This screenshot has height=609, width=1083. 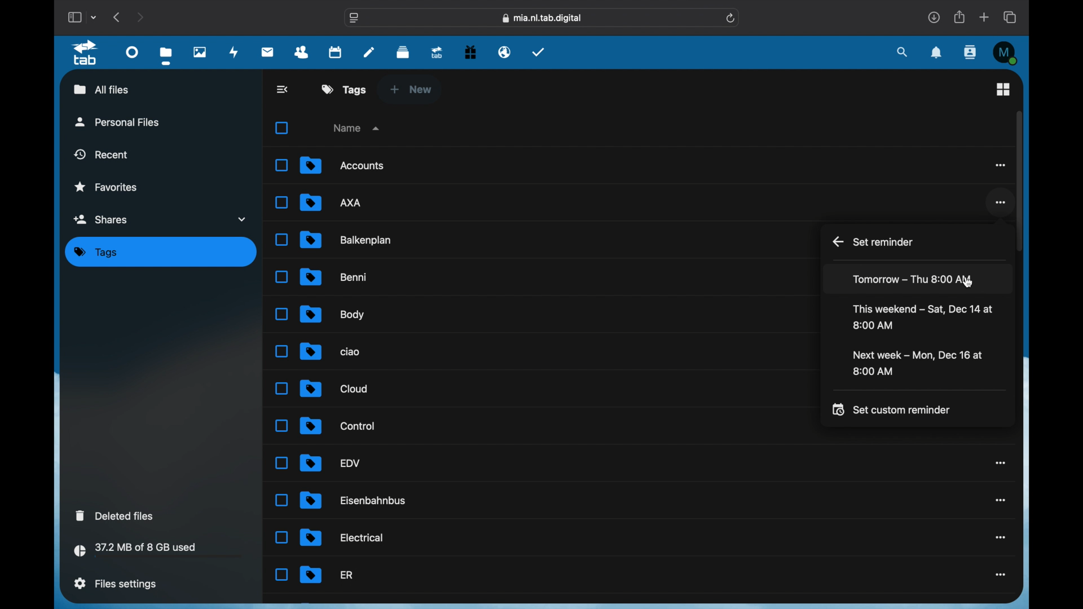 I want to click on Unselected Checkbox, so click(x=281, y=463).